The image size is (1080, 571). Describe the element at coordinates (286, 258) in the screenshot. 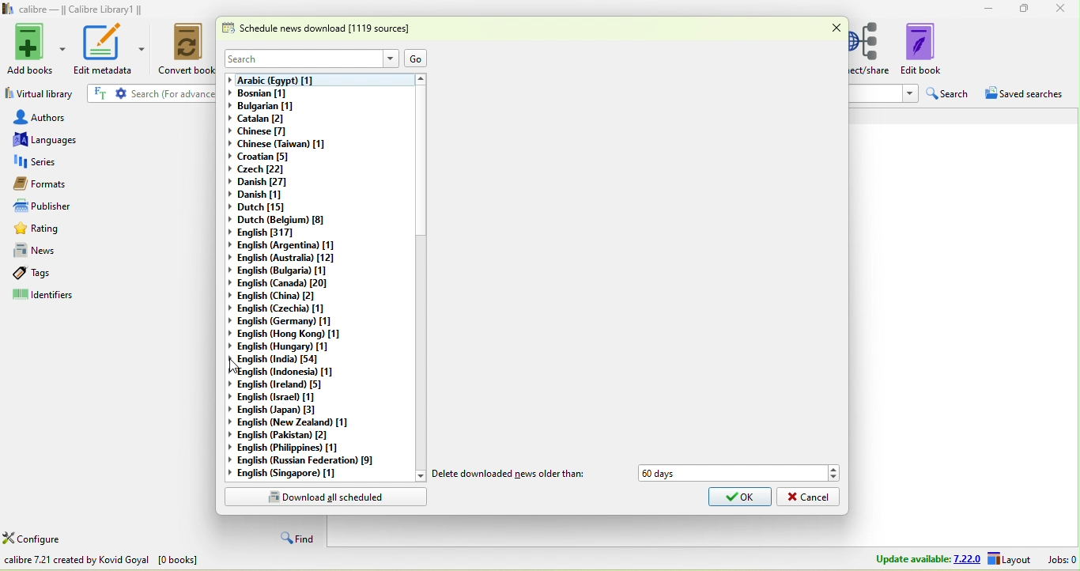

I see `english (australia)[12]` at that location.